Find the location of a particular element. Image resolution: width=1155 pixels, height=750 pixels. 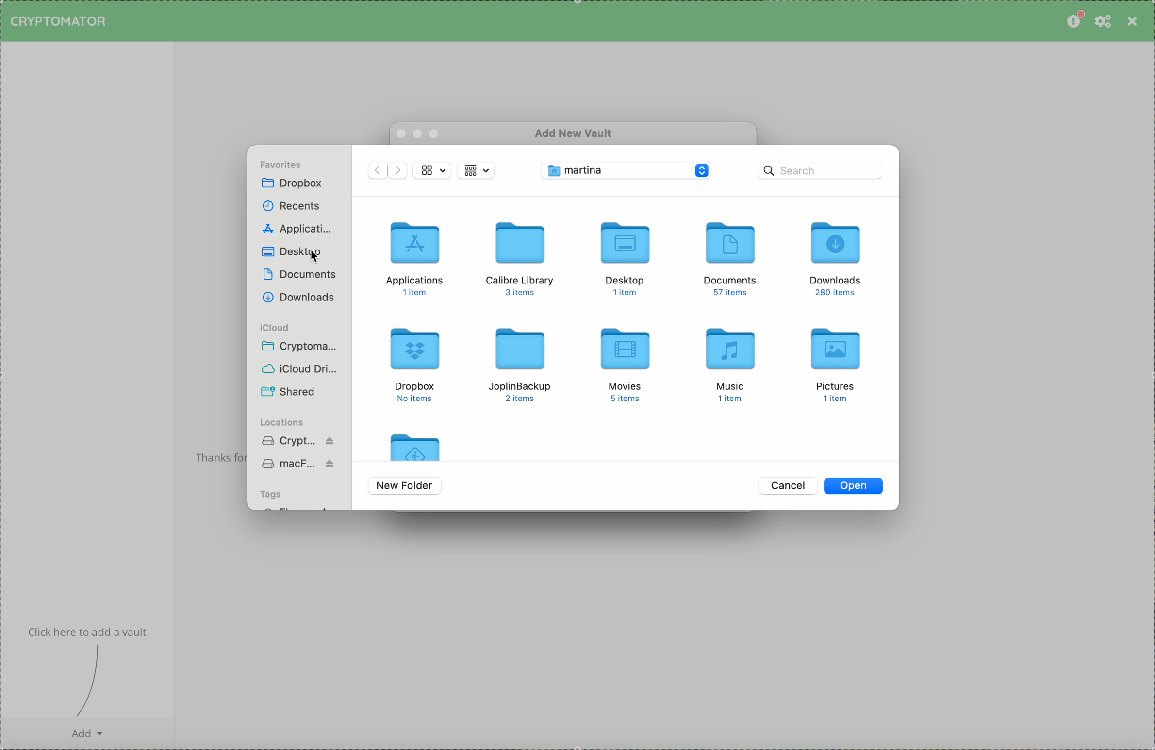

joplin is located at coordinates (521, 367).